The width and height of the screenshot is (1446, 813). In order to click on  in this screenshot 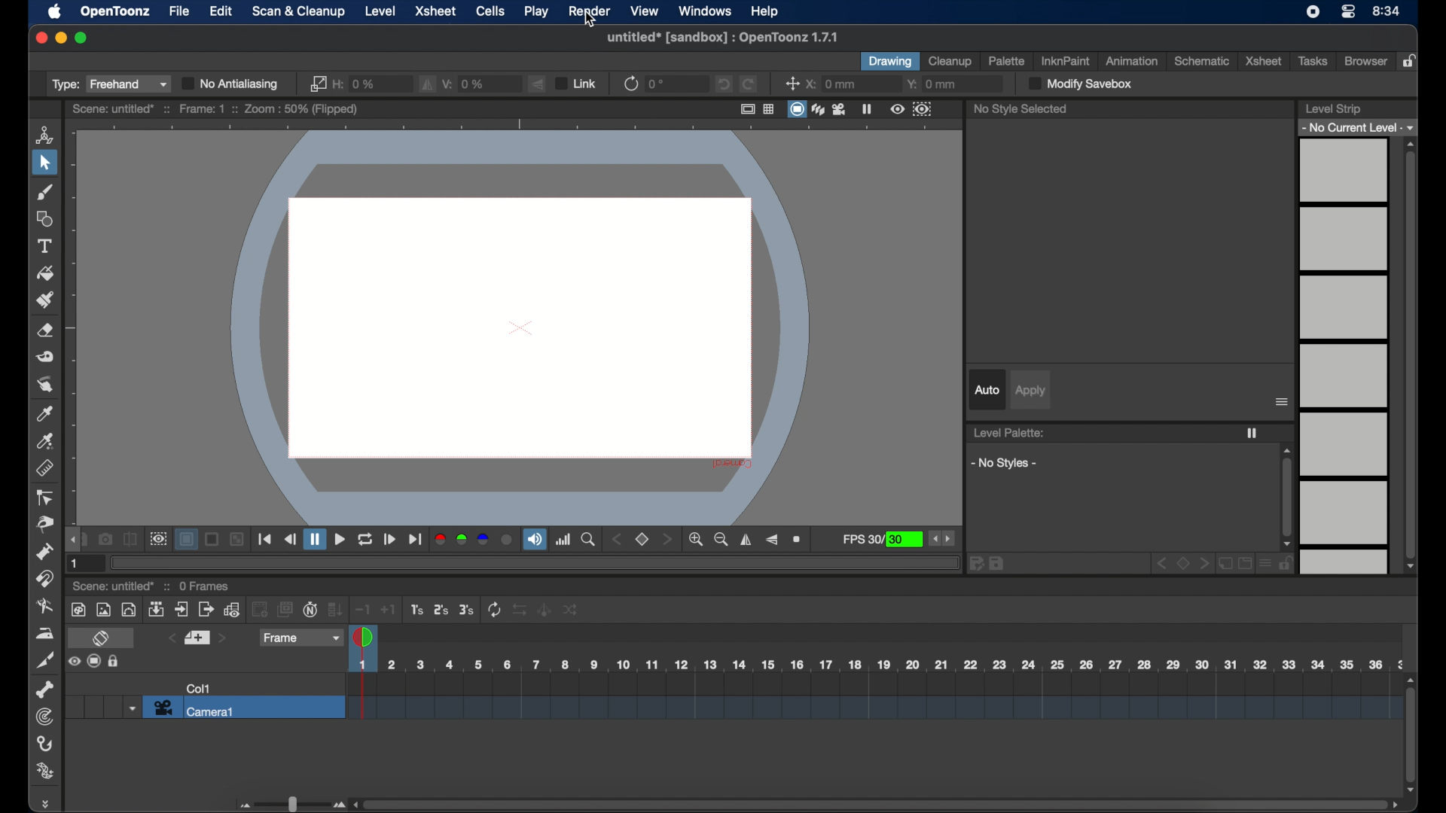, I will do `click(169, 586)`.